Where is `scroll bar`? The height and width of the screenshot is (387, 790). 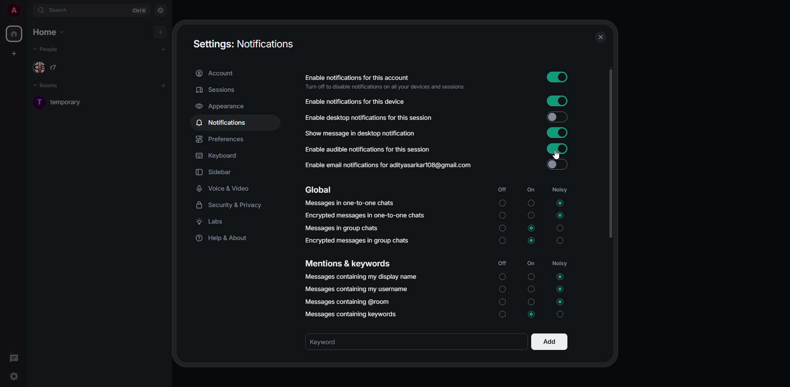 scroll bar is located at coordinates (611, 153).